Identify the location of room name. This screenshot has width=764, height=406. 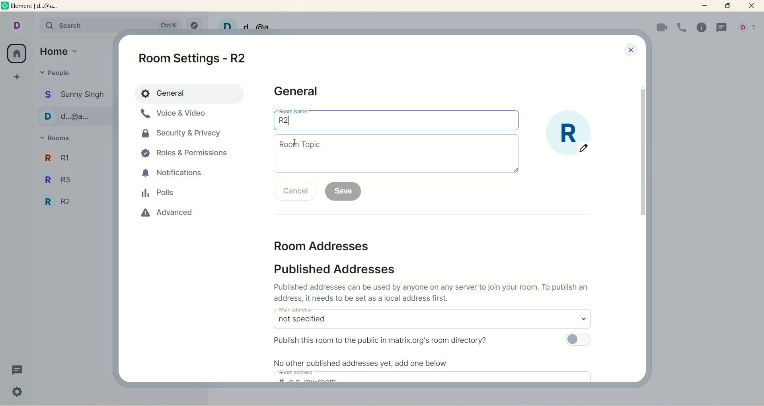
(397, 124).